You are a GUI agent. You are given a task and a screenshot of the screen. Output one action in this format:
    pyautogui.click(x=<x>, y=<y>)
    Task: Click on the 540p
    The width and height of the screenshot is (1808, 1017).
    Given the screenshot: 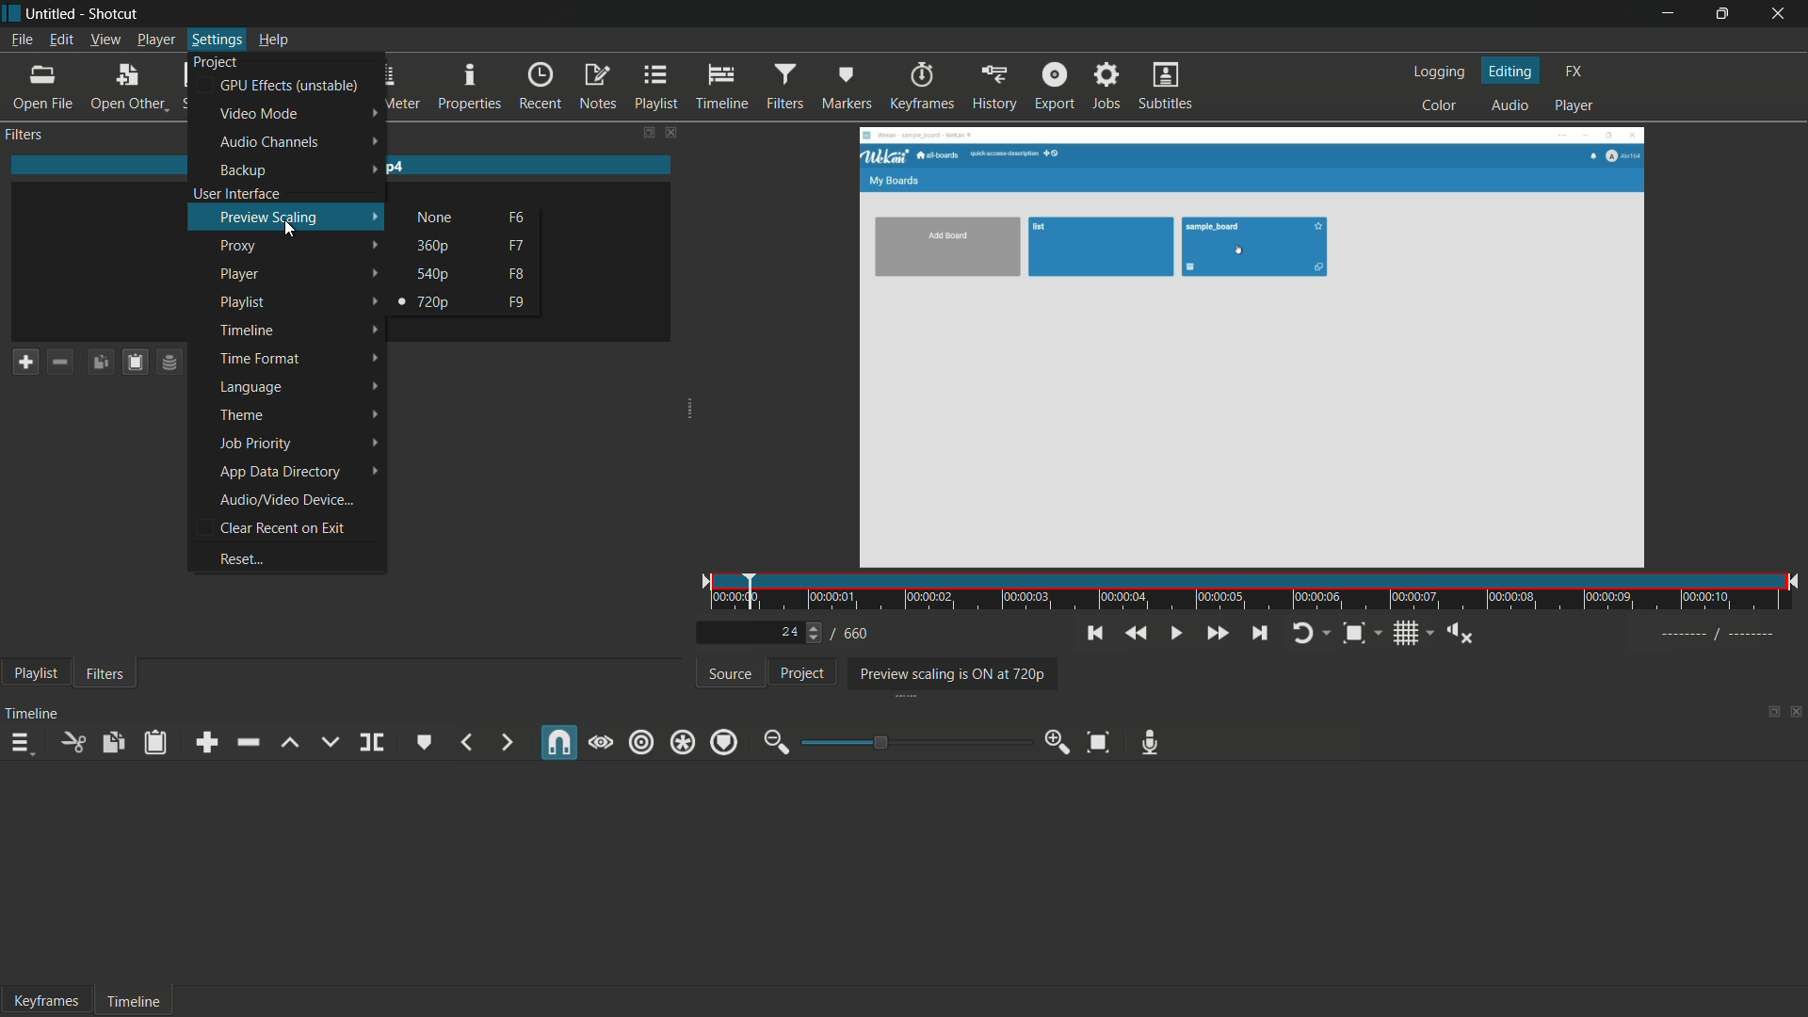 What is the action you would take?
    pyautogui.click(x=434, y=273)
    